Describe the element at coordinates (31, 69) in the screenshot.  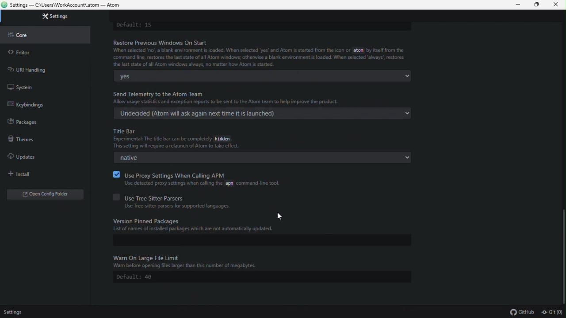
I see `URL handling` at that location.